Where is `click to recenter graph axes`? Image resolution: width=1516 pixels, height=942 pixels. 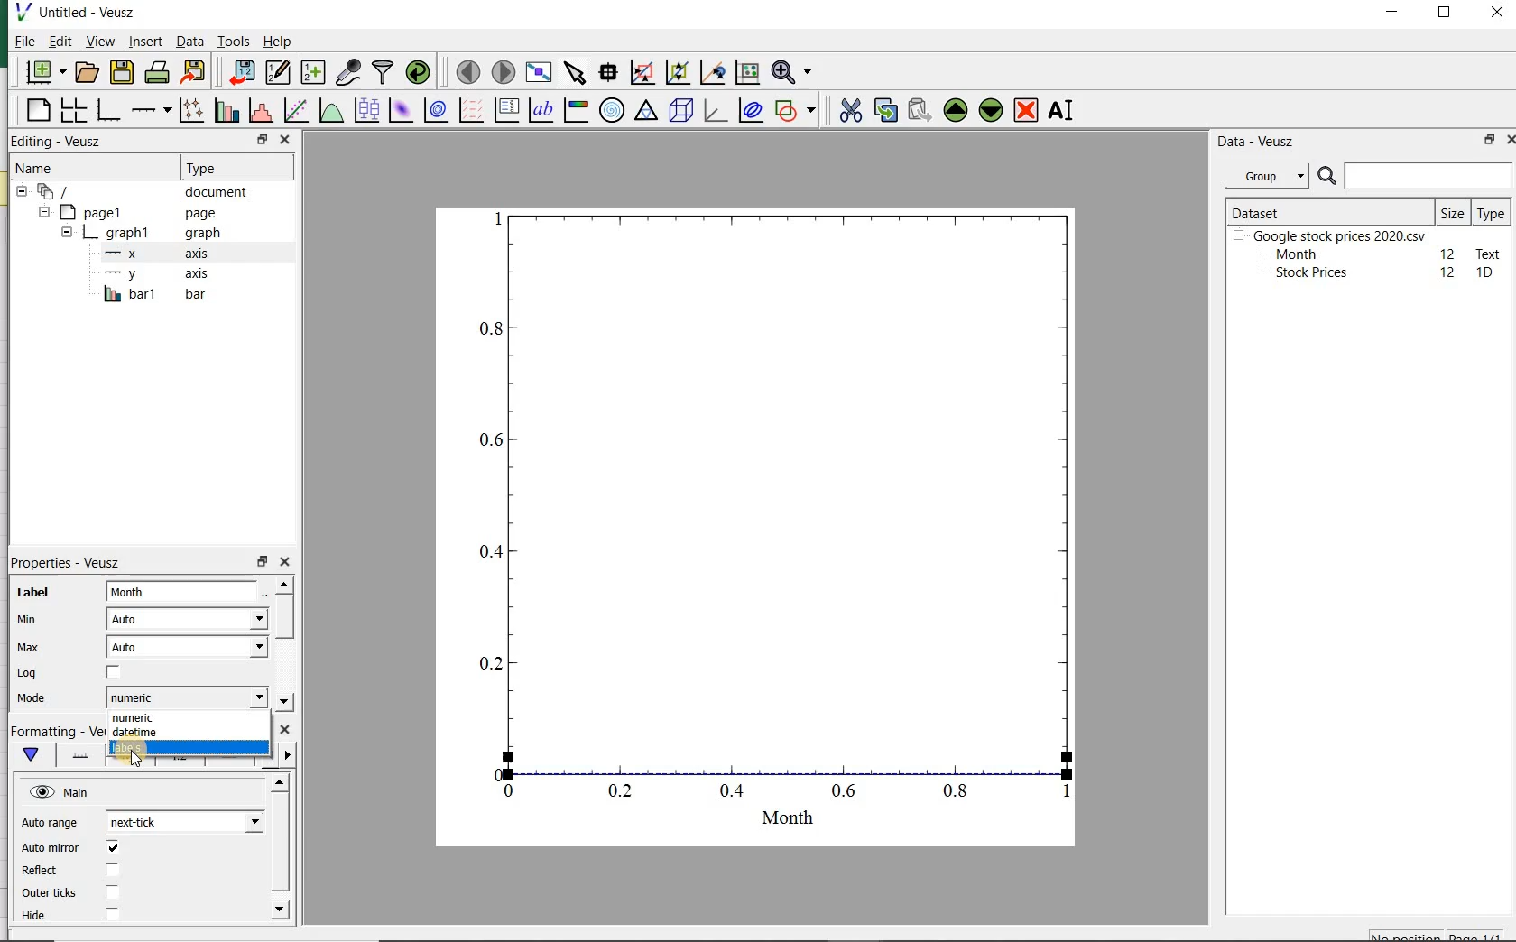
click to recenter graph axes is located at coordinates (710, 73).